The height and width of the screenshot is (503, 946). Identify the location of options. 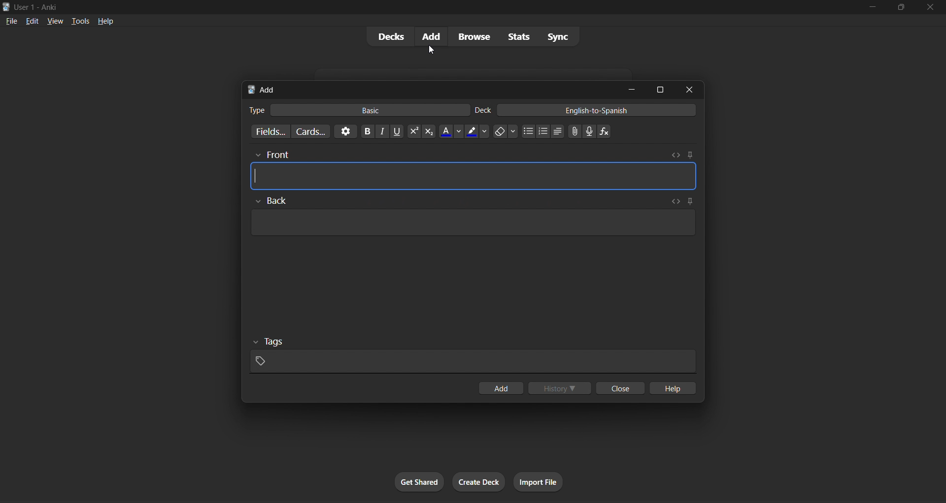
(343, 132).